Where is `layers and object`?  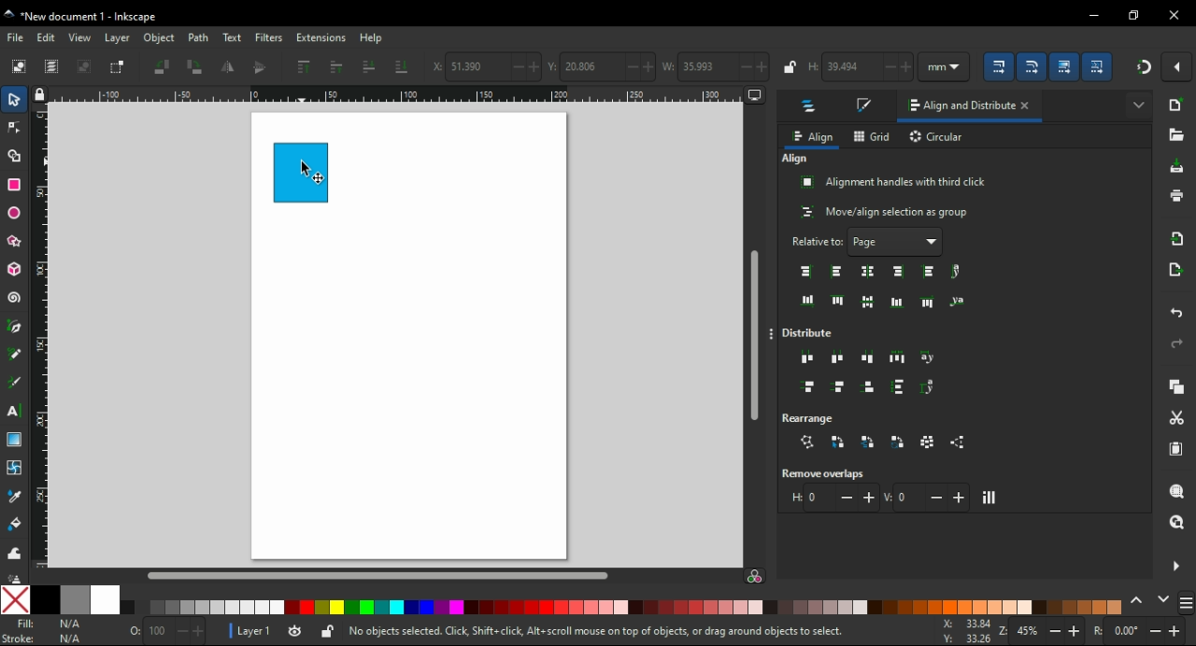 layers and object is located at coordinates (811, 108).